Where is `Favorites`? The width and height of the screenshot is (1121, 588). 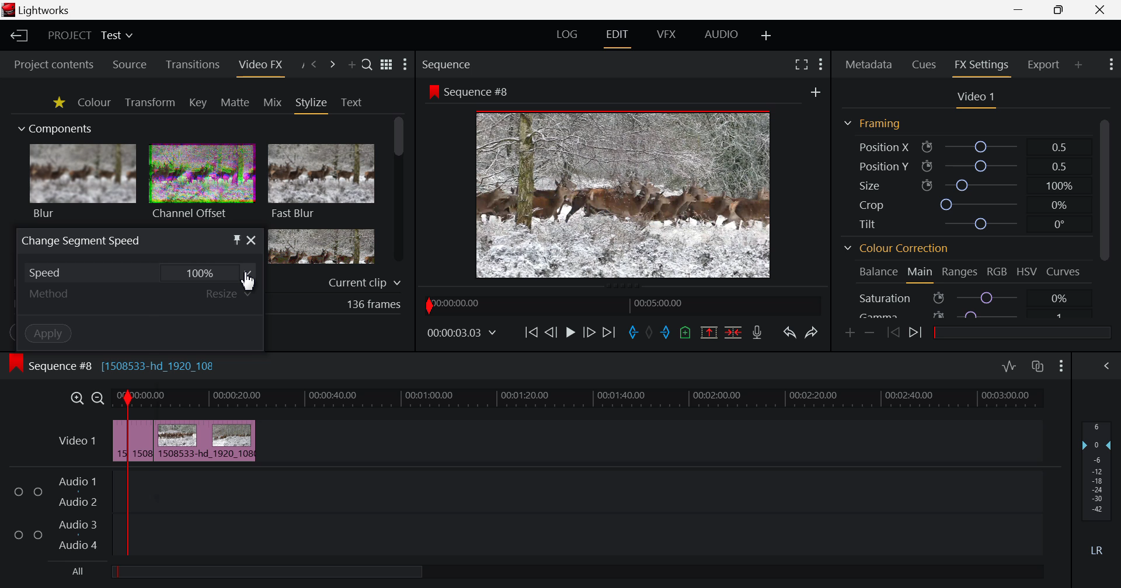 Favorites is located at coordinates (57, 103).